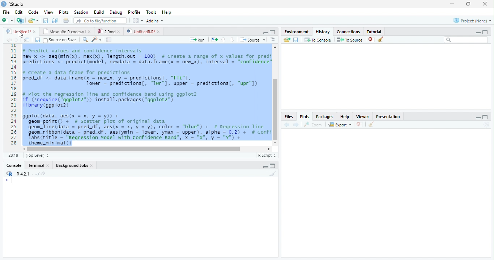  Describe the element at coordinates (38, 40) in the screenshot. I see `Save ` at that location.